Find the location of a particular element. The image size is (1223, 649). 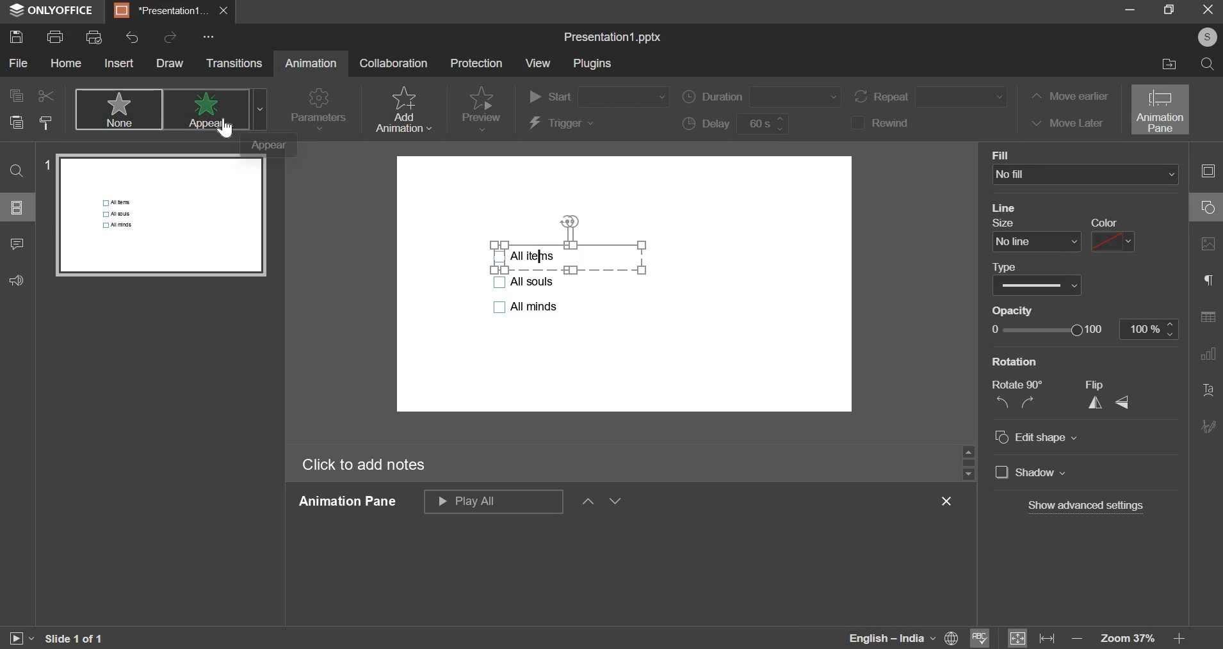

line size is located at coordinates (1037, 241).